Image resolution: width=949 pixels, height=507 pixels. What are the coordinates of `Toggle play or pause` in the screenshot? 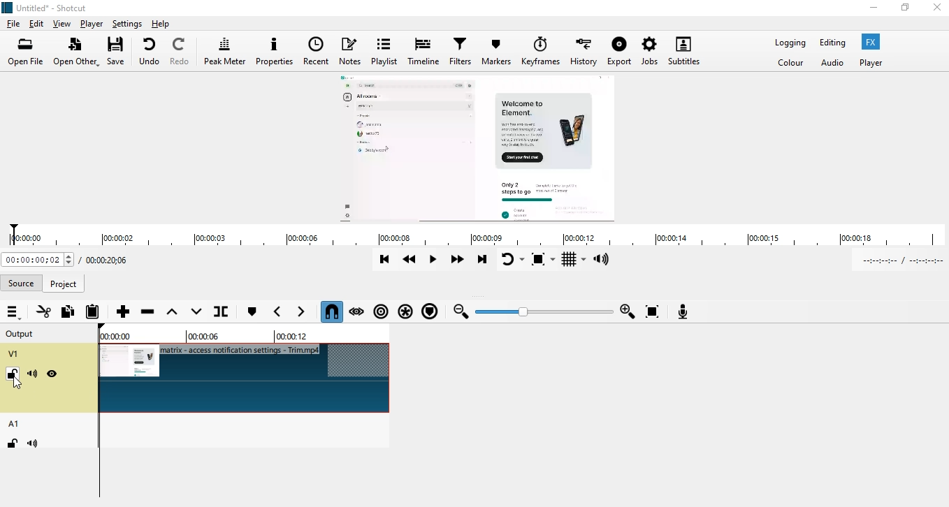 It's located at (434, 260).